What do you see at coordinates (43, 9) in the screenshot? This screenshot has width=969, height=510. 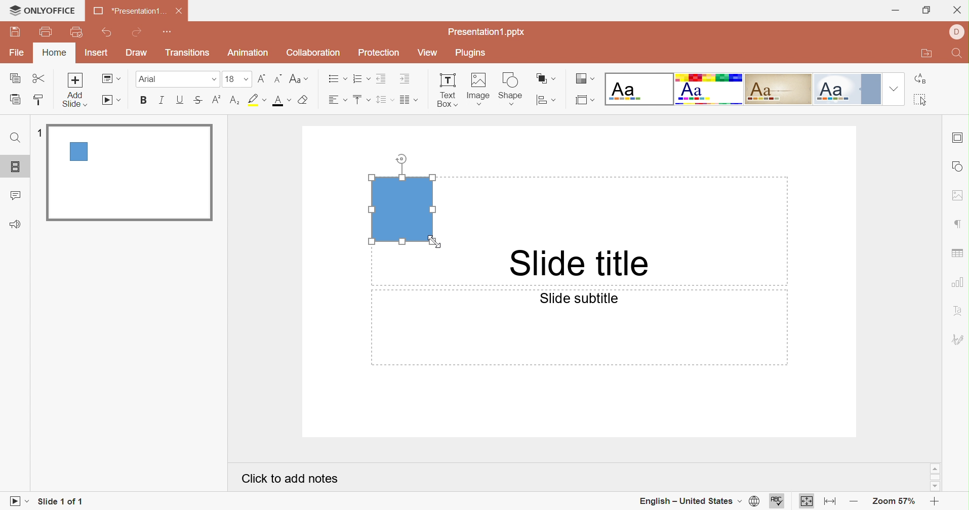 I see `ONLYOFFICE` at bounding box center [43, 9].